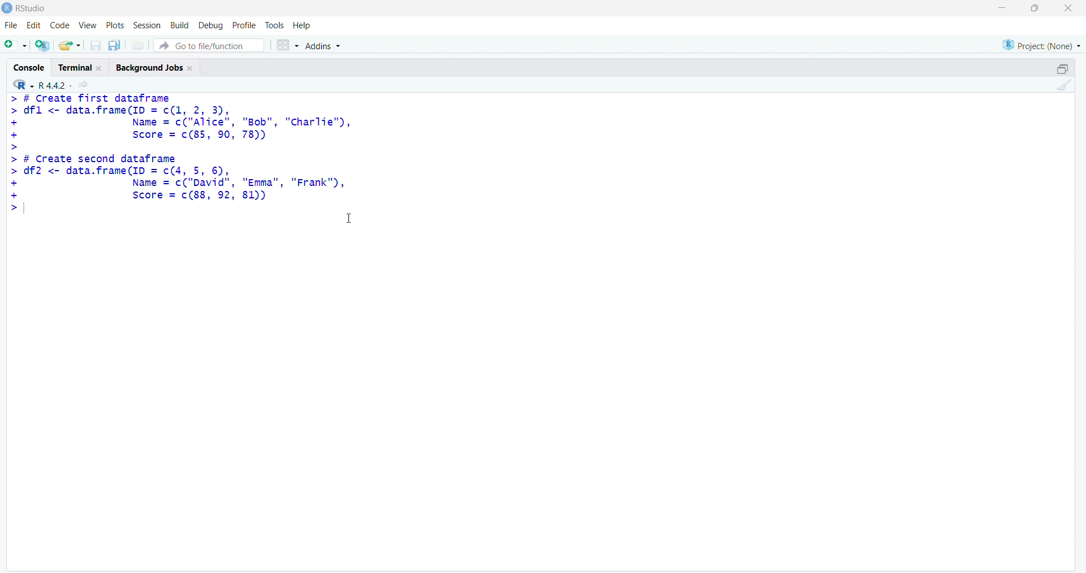  What do you see at coordinates (114, 25) in the screenshot?
I see `Plots` at bounding box center [114, 25].